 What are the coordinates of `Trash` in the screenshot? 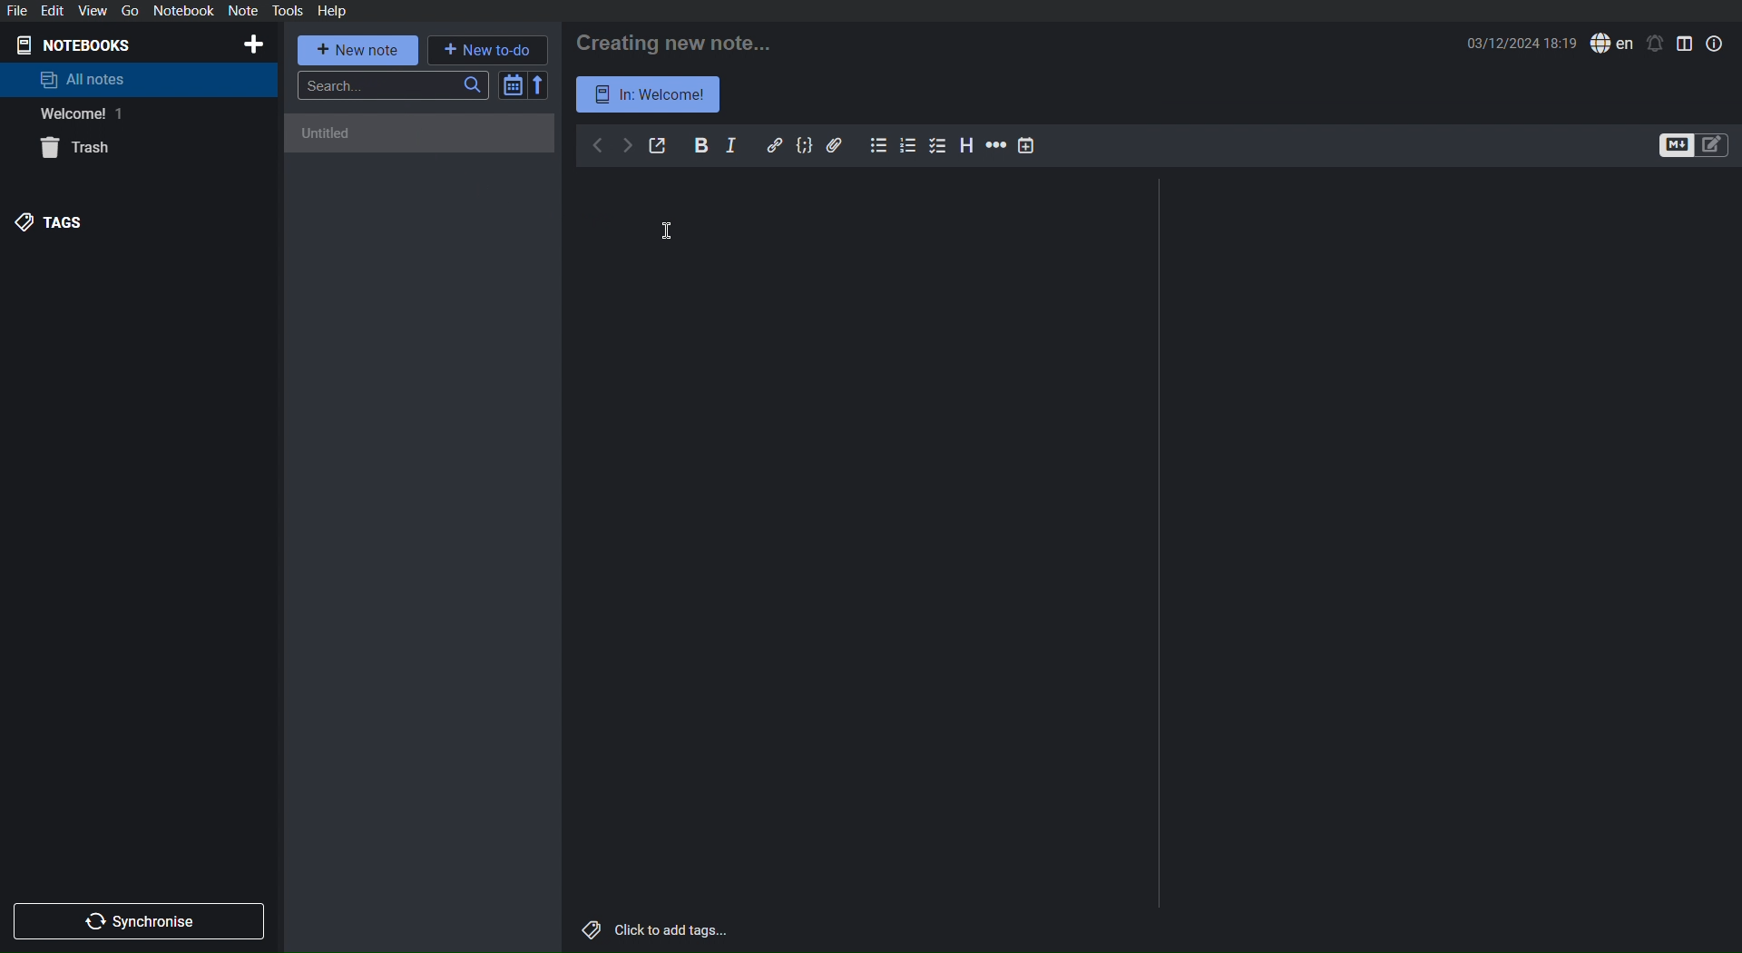 It's located at (80, 150).